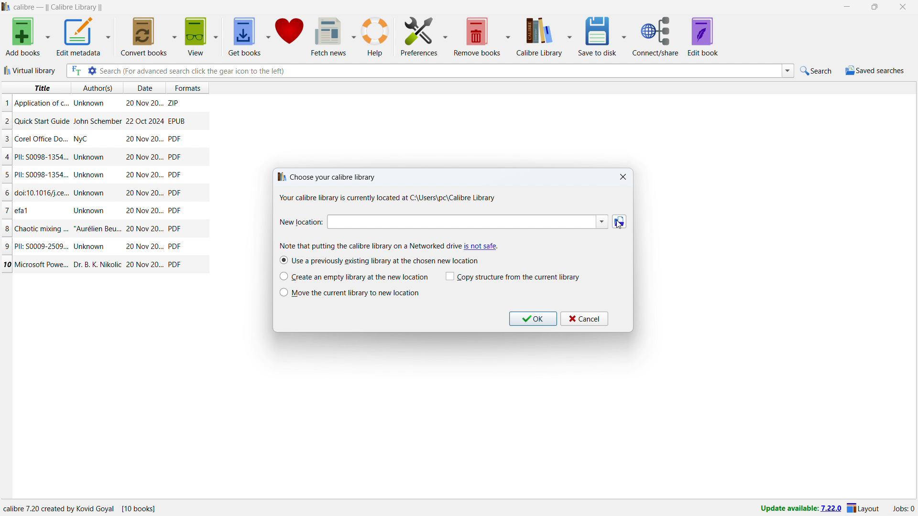 This screenshot has width=918, height=516. I want to click on minimize, so click(846, 7).